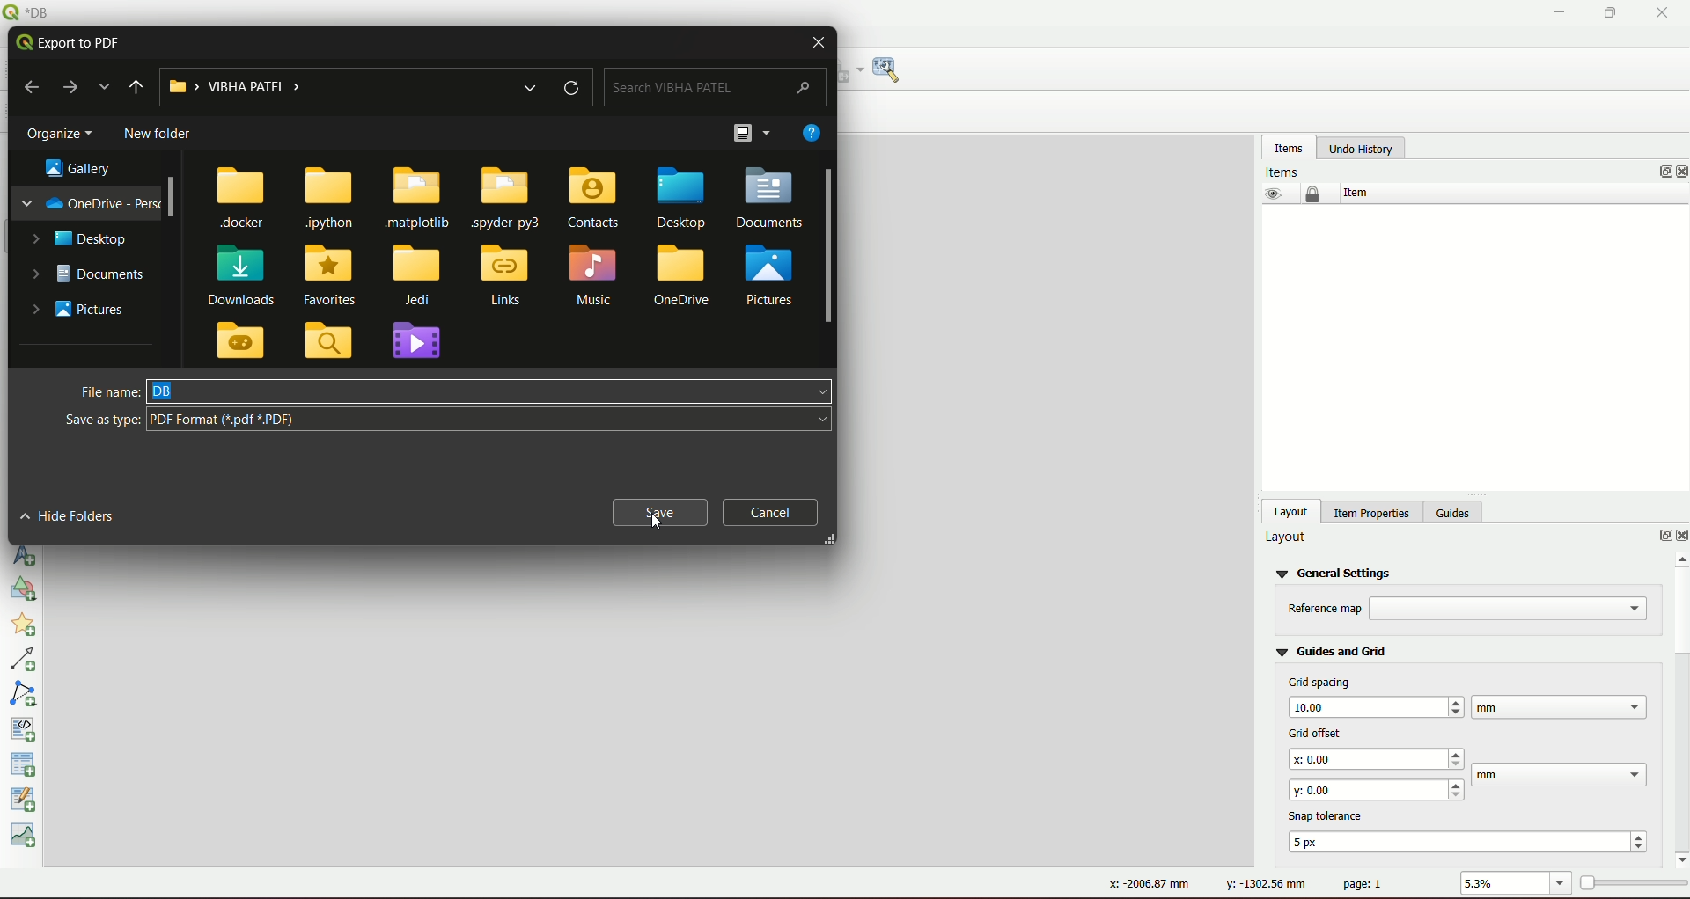  I want to click on favorites, so click(332, 275).